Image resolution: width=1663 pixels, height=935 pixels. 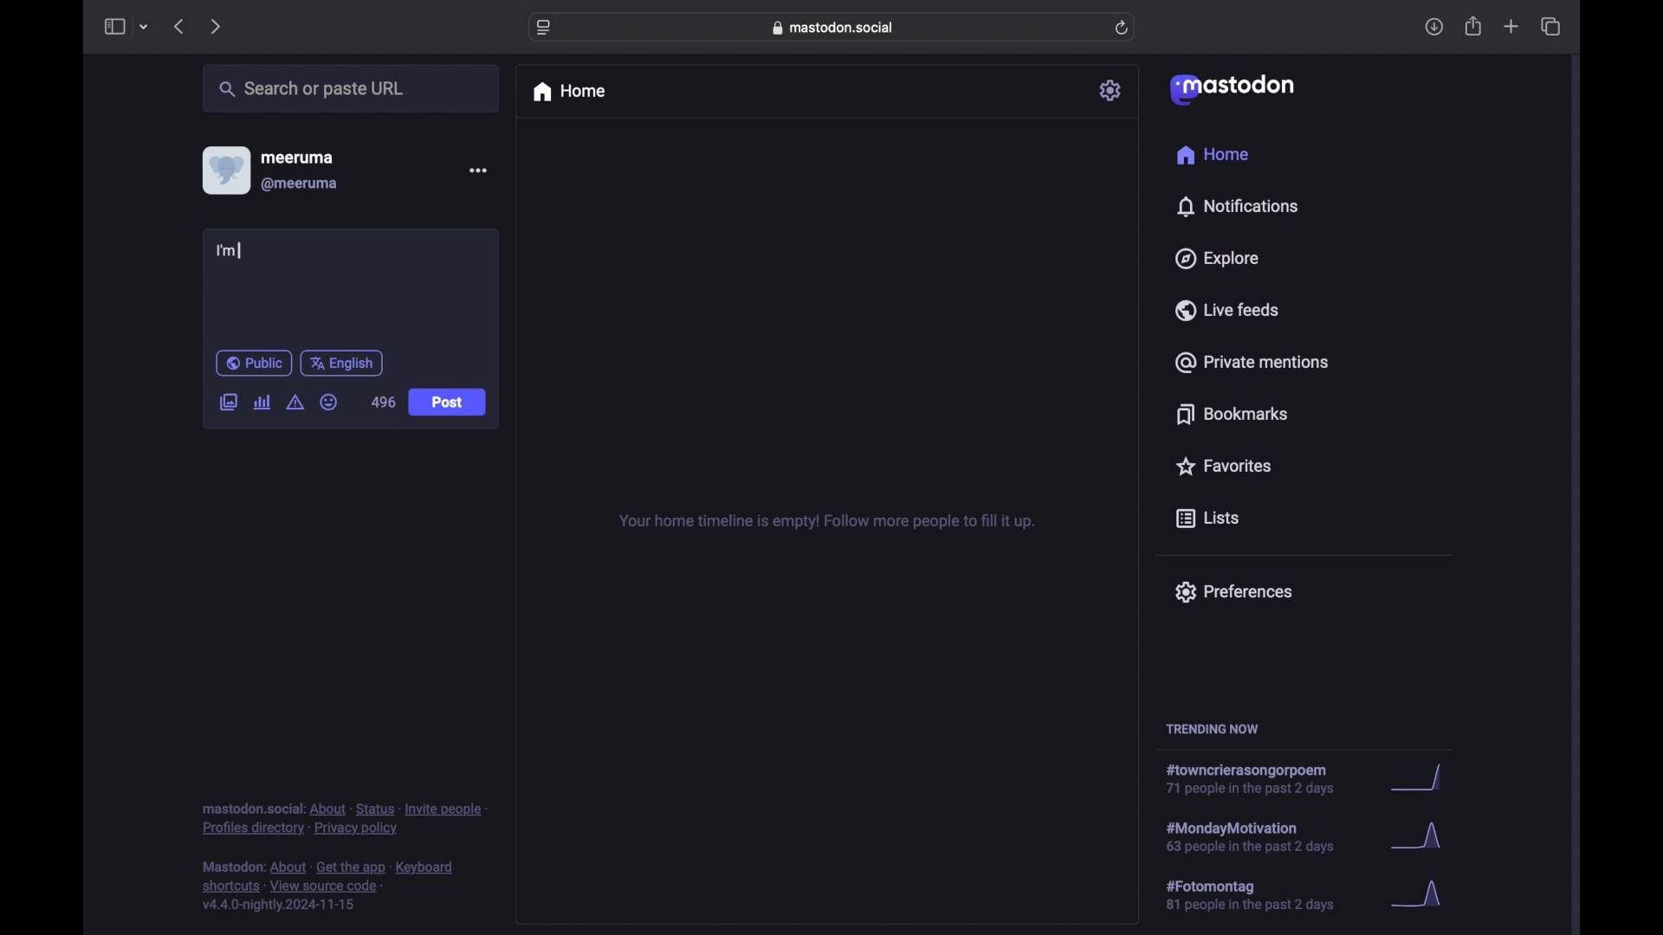 What do you see at coordinates (1422, 895) in the screenshot?
I see `graph` at bounding box center [1422, 895].